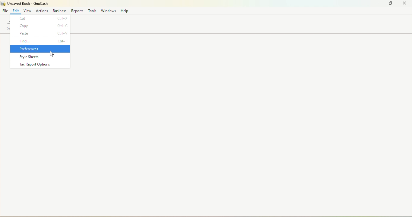 This screenshot has width=412, height=217. What do you see at coordinates (404, 3) in the screenshot?
I see `close` at bounding box center [404, 3].